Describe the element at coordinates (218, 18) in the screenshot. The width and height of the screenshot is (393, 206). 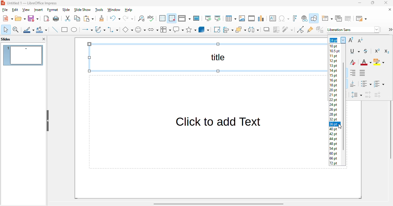
I see `start from current slide` at that location.